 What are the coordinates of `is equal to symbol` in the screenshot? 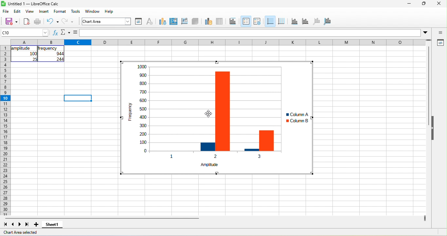 It's located at (75, 32).